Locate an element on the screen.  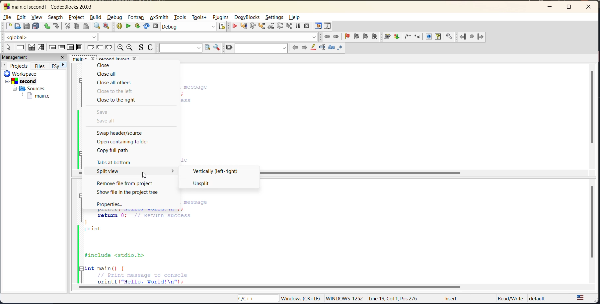
previous bookmark is located at coordinates (356, 36).